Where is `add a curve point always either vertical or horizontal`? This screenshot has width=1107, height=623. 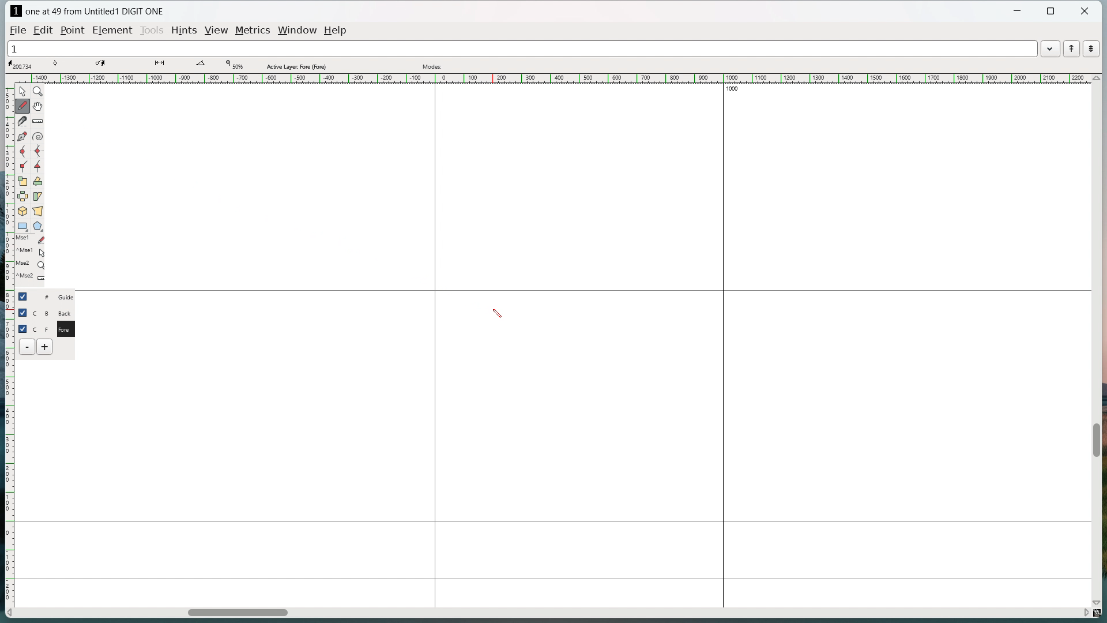 add a curve point always either vertical or horizontal is located at coordinates (37, 152).